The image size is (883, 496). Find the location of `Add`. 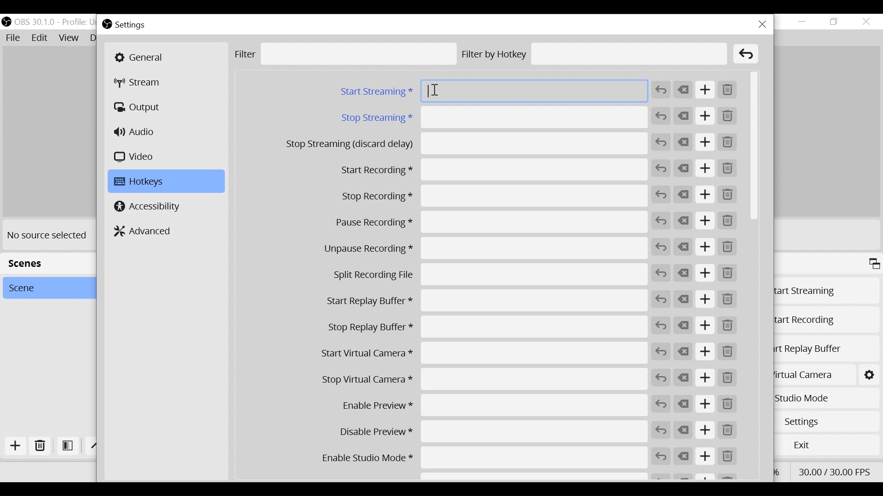

Add is located at coordinates (705, 247).